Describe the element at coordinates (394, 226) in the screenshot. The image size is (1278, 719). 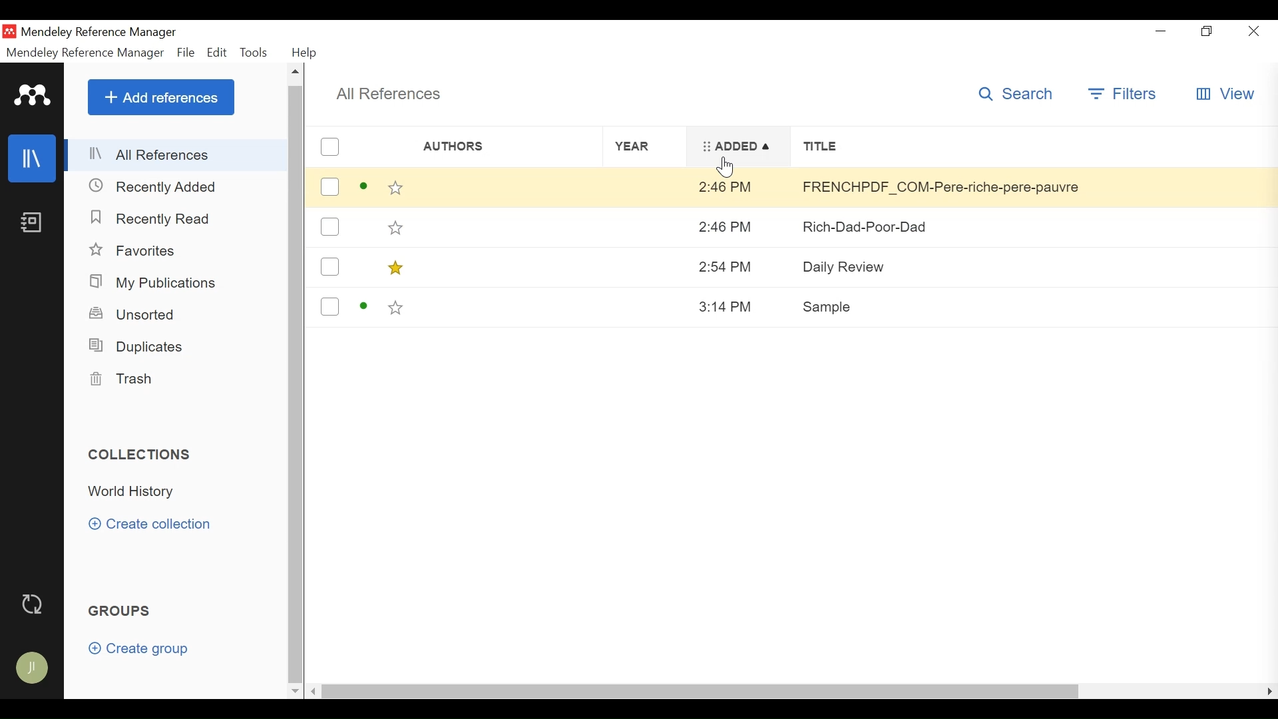
I see `Toggle Favorites` at that location.